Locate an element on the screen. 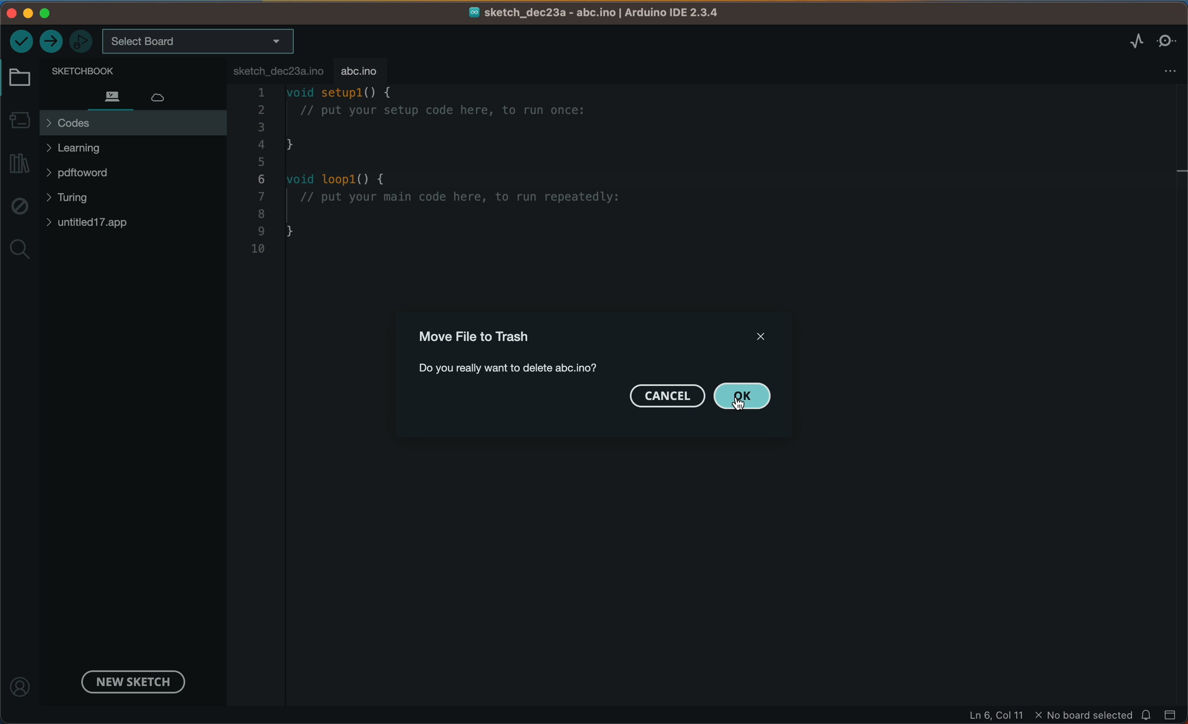 Image resolution: width=1188 pixels, height=724 pixels. close is located at coordinates (755, 333).